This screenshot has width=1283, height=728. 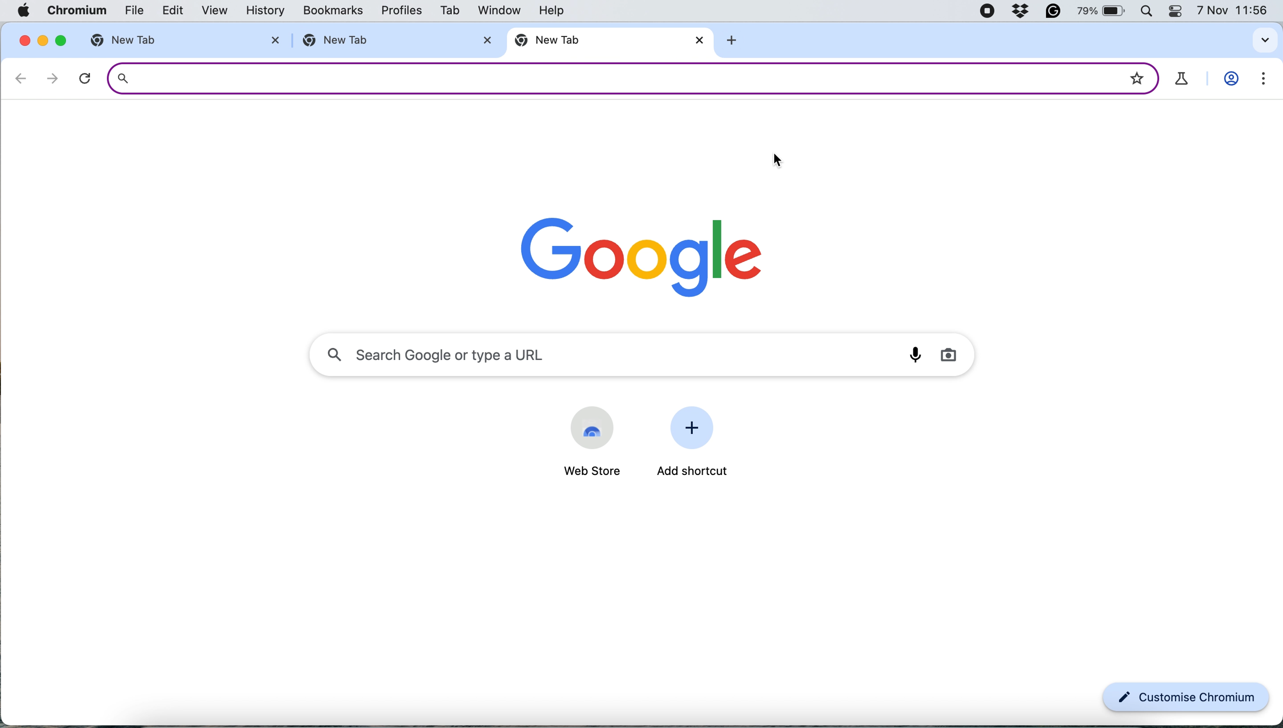 I want to click on profiles, so click(x=401, y=12).